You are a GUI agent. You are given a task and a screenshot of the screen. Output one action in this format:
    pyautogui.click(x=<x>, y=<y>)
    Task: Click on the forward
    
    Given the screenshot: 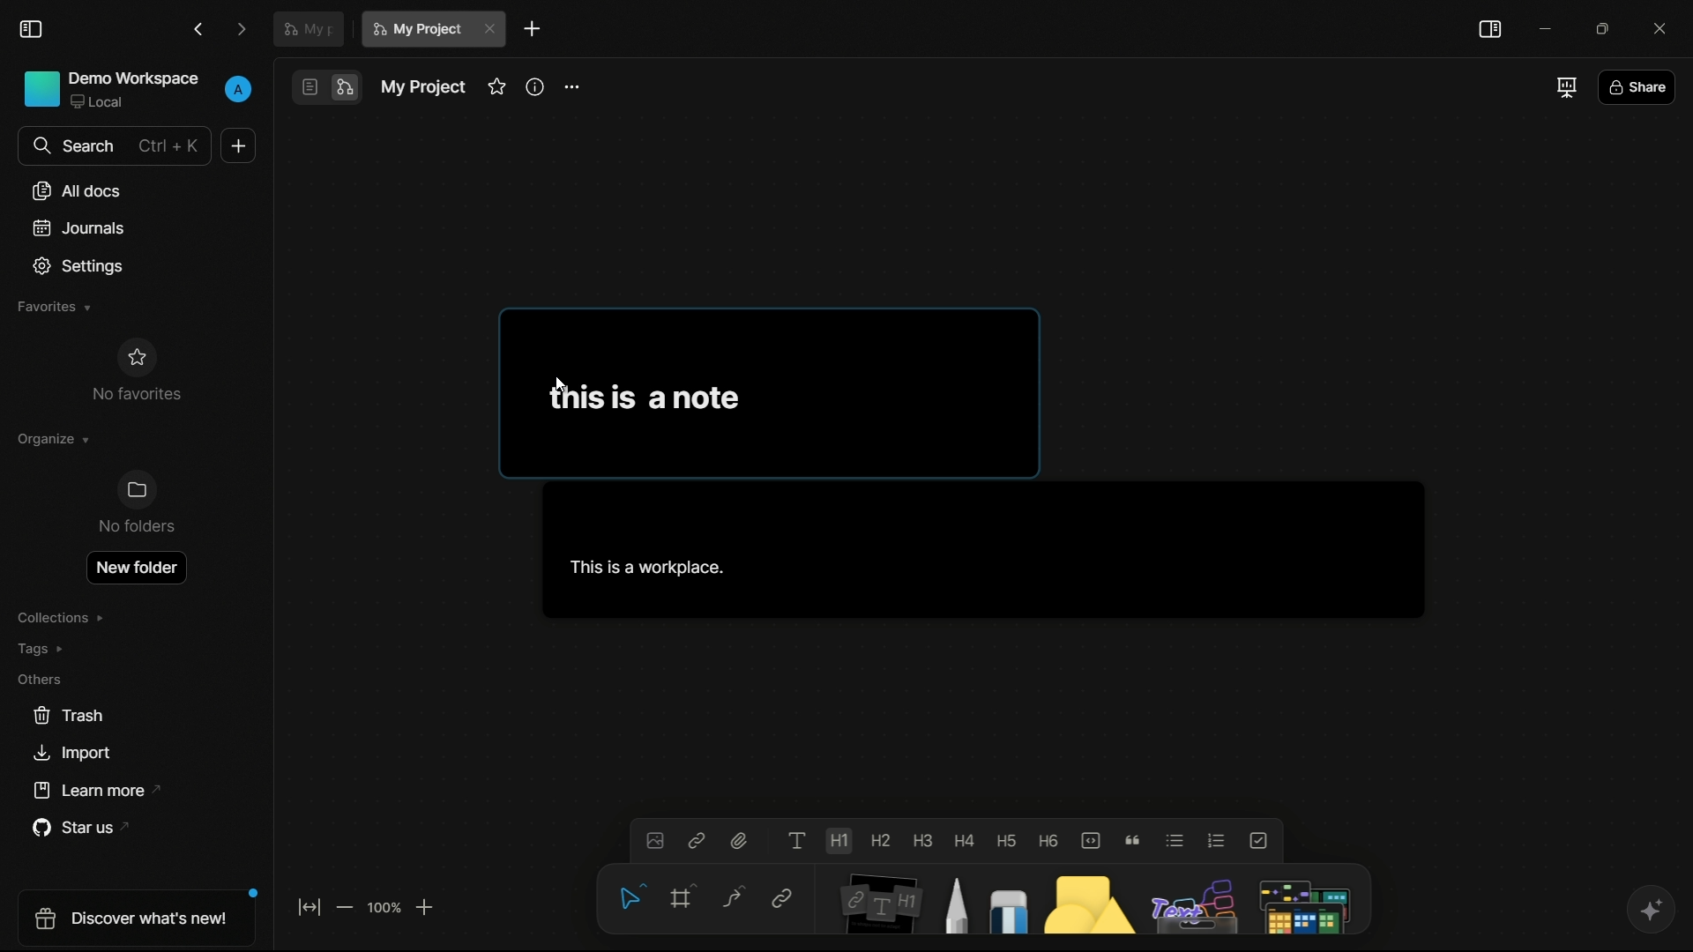 What is the action you would take?
    pyautogui.click(x=243, y=28)
    